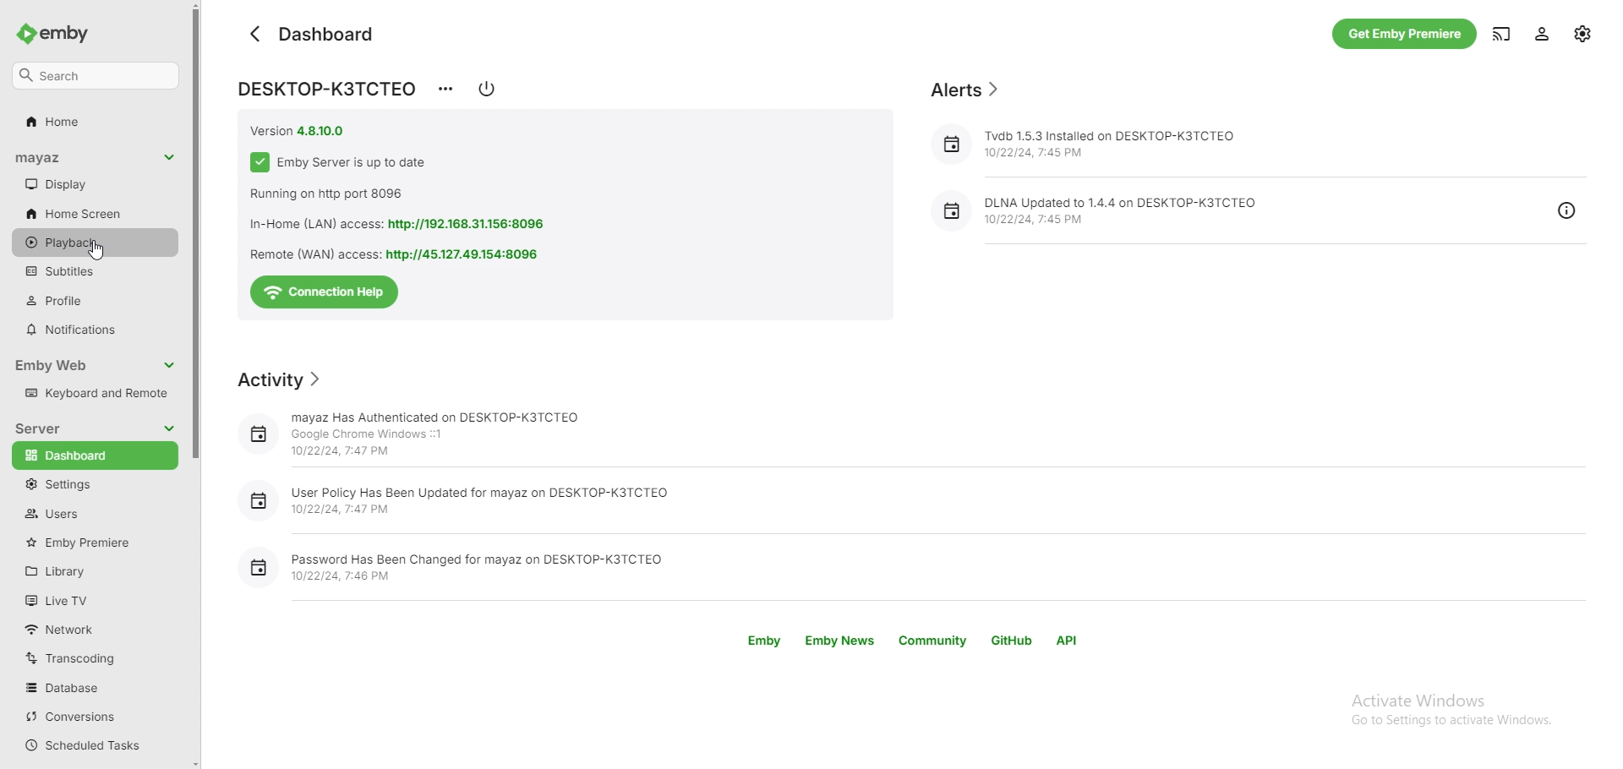  Describe the element at coordinates (92, 543) in the screenshot. I see `emby premiere` at that location.